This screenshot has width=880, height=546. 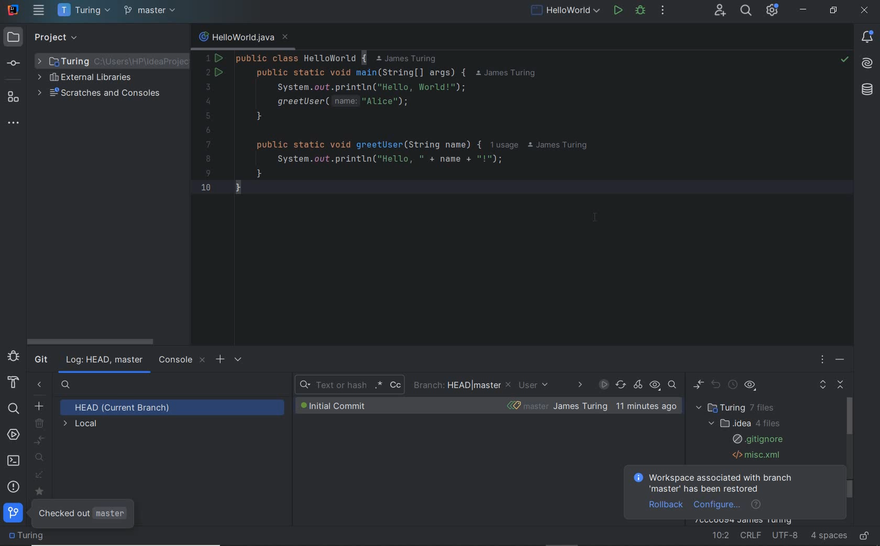 I want to click on notifications, so click(x=868, y=38).